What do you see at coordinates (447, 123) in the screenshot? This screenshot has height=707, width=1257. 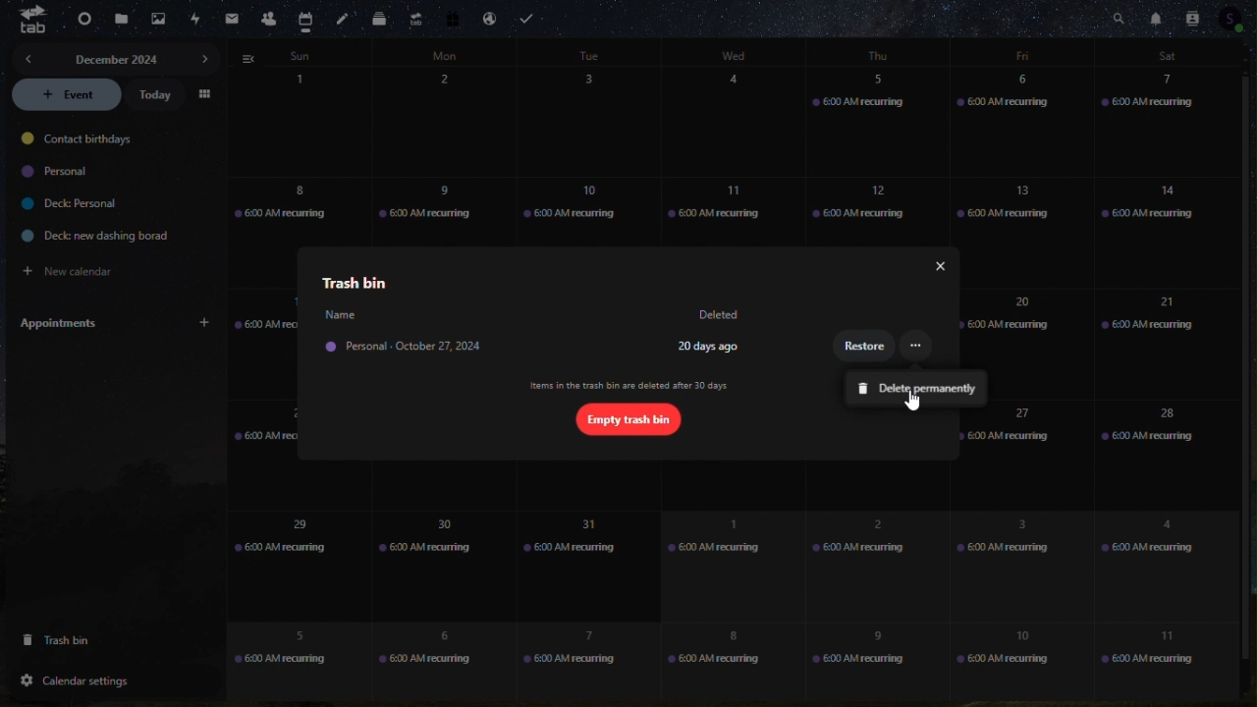 I see `2` at bounding box center [447, 123].